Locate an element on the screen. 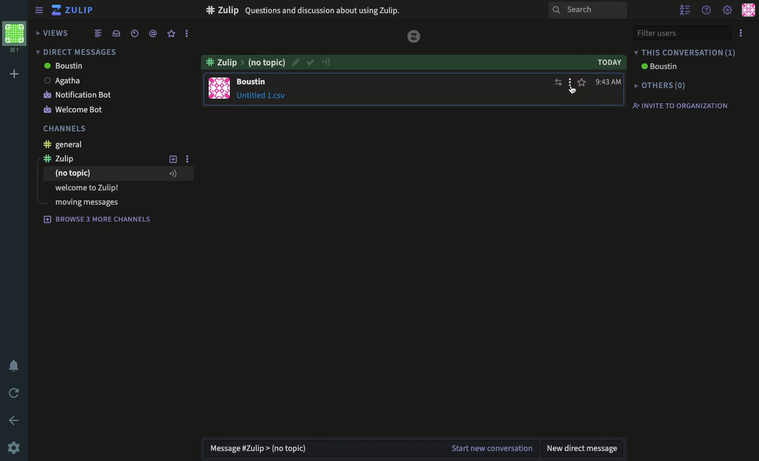 This screenshot has width=759, height=461. move message is located at coordinates (557, 82).